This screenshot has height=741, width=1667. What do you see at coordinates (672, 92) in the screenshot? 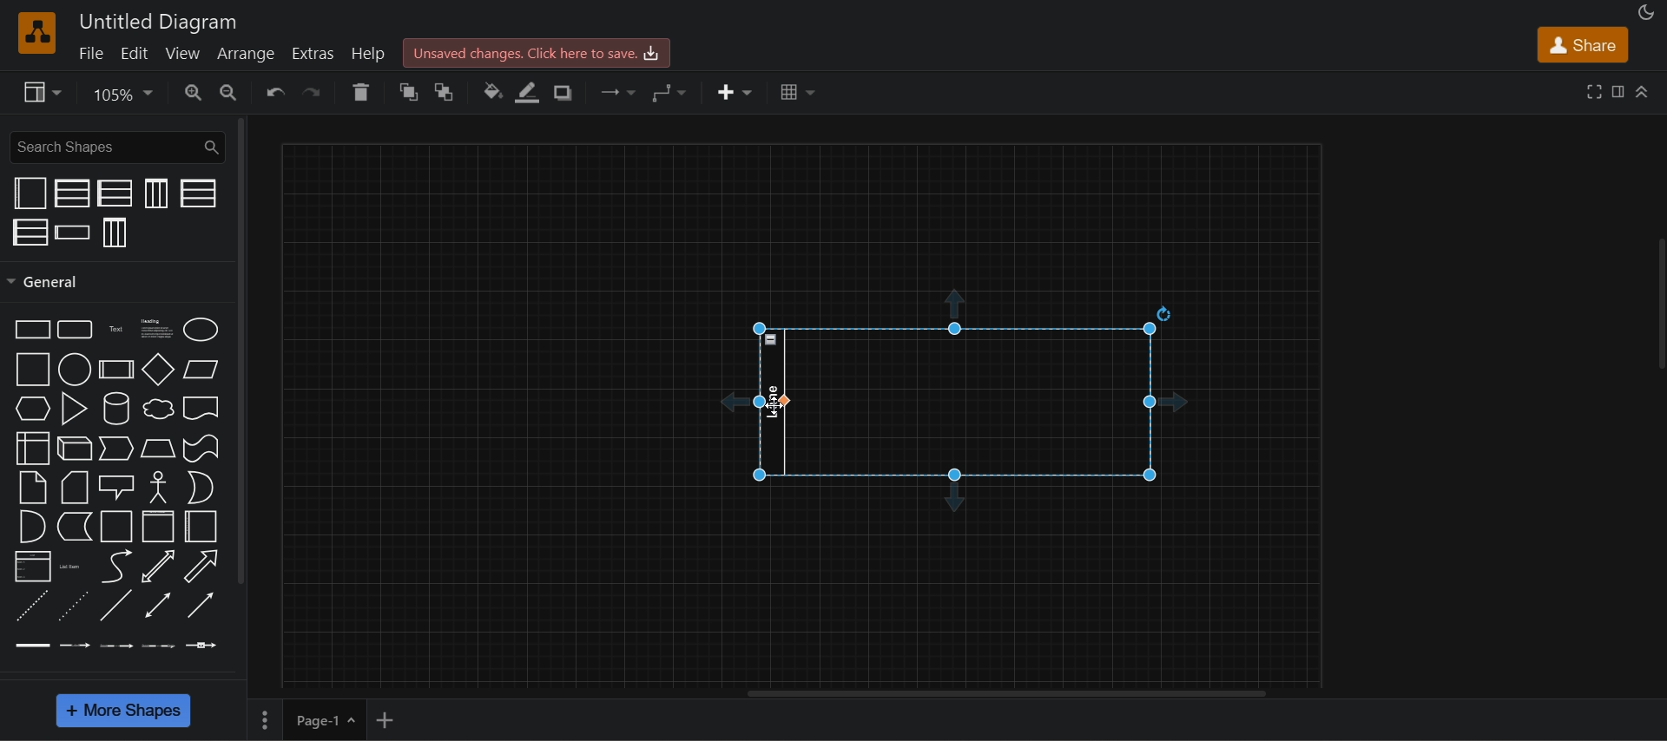
I see `waypoints` at bounding box center [672, 92].